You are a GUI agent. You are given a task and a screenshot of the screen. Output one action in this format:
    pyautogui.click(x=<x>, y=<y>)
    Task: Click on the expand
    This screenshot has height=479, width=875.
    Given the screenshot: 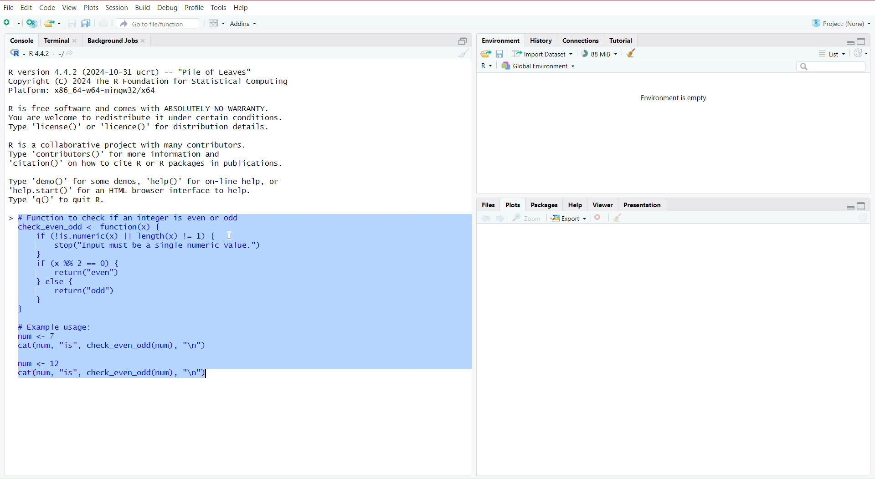 What is the action you would take?
    pyautogui.click(x=460, y=42)
    